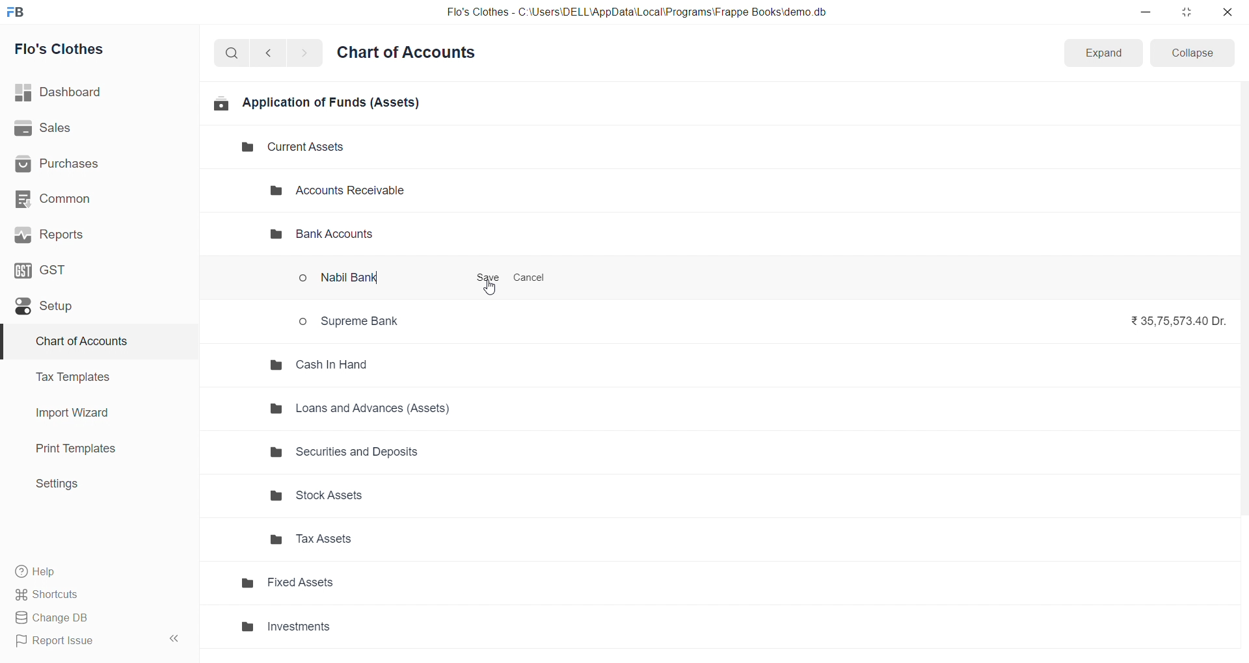 The width and height of the screenshot is (1249, 663). Describe the element at coordinates (93, 164) in the screenshot. I see `Purchases` at that location.